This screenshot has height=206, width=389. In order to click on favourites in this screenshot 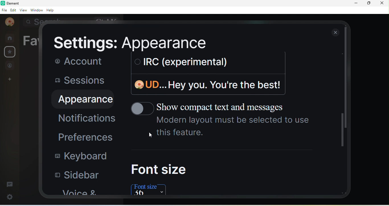, I will do `click(11, 53)`.